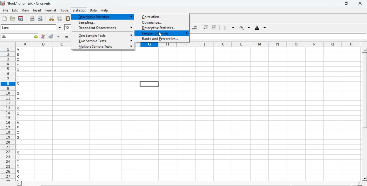 The width and height of the screenshot is (367, 186). What do you see at coordinates (160, 34) in the screenshot?
I see `cursor` at bounding box center [160, 34].